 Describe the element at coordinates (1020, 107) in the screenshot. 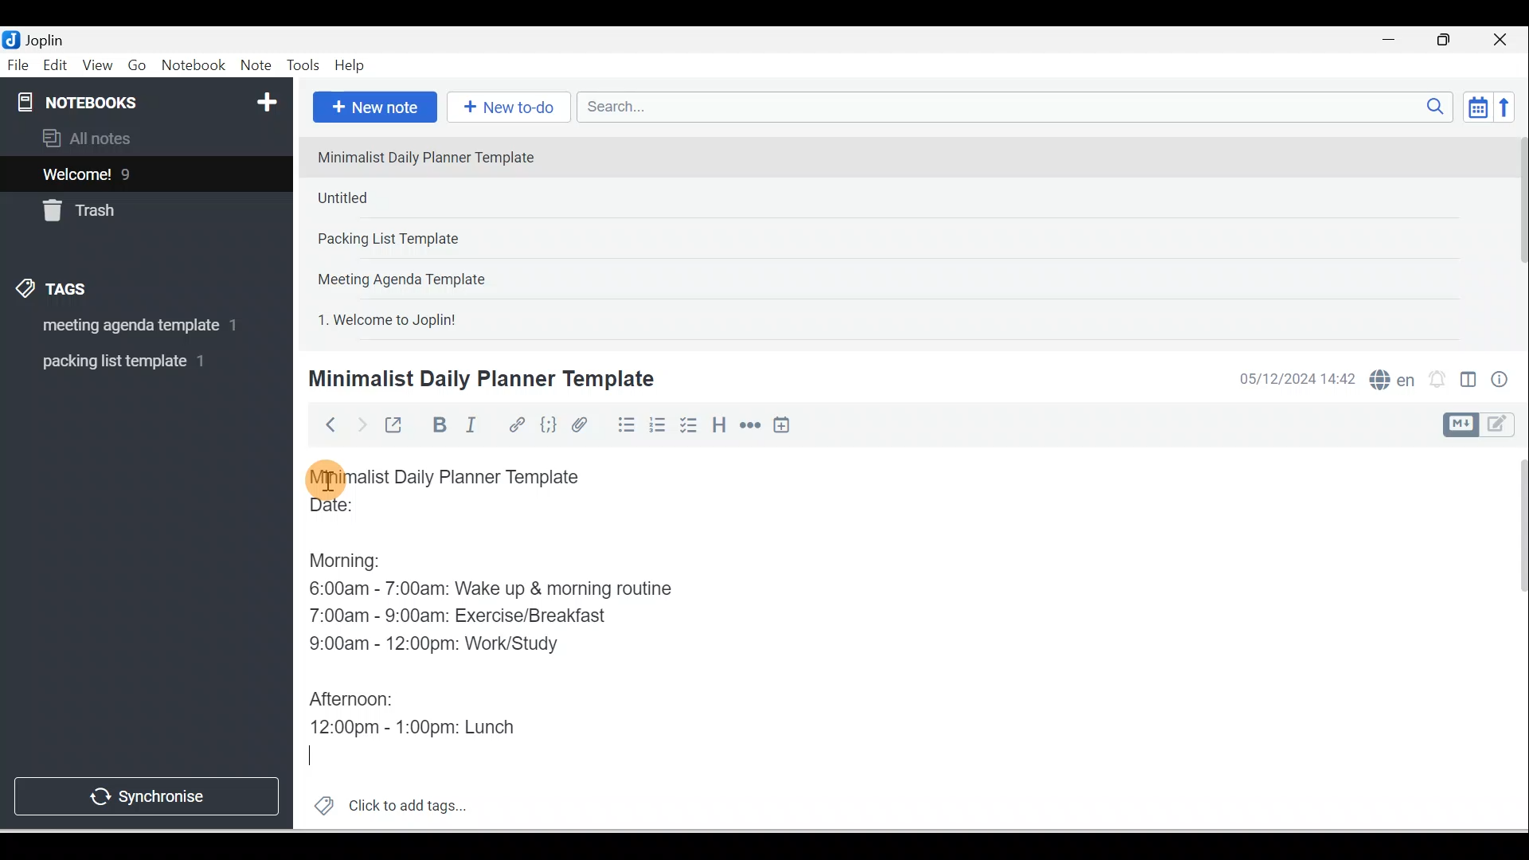

I see `Search bar` at that location.